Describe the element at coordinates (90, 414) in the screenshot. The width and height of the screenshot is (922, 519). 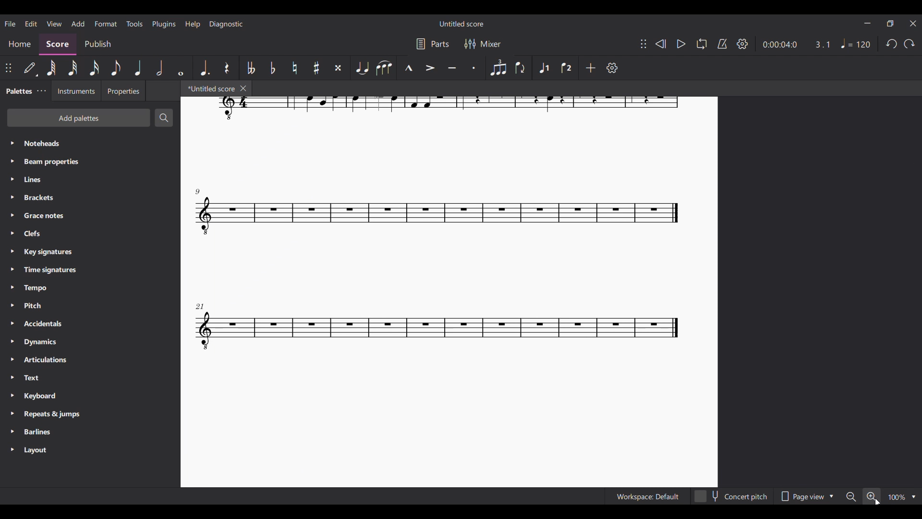
I see `Repeats & jumps` at that location.